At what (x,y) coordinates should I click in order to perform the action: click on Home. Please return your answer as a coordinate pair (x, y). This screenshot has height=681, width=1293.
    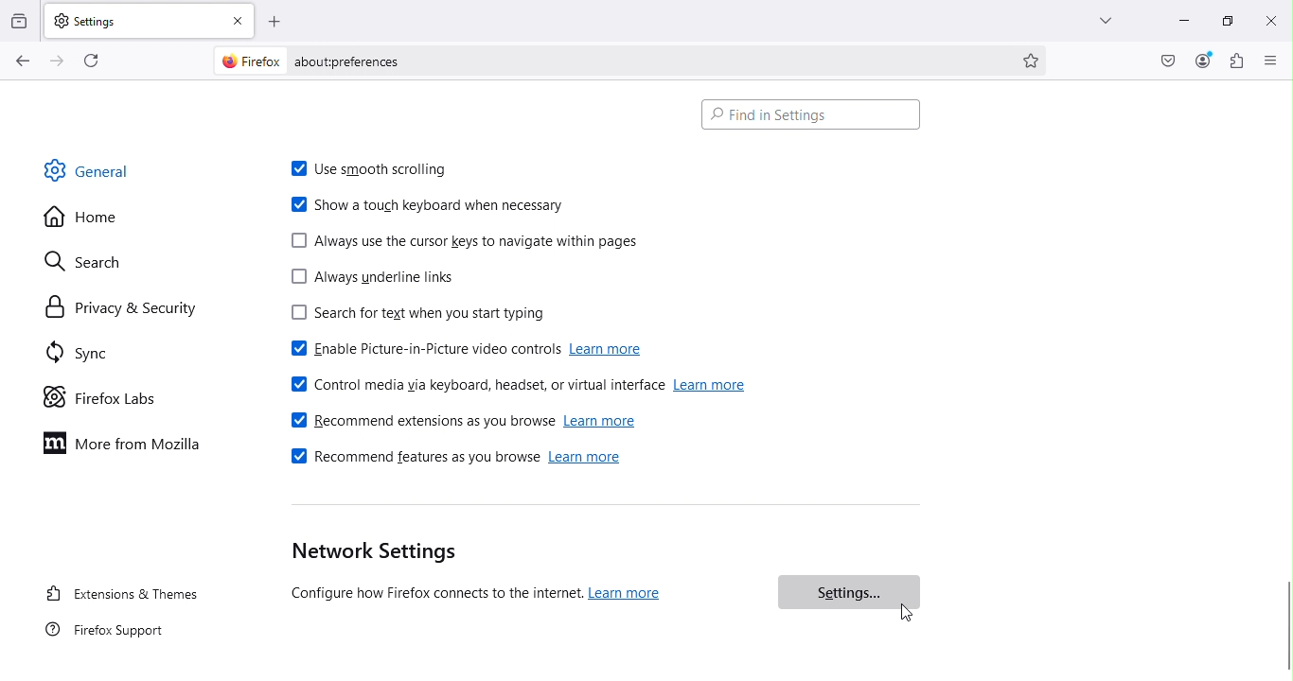
    Looking at the image, I should click on (93, 218).